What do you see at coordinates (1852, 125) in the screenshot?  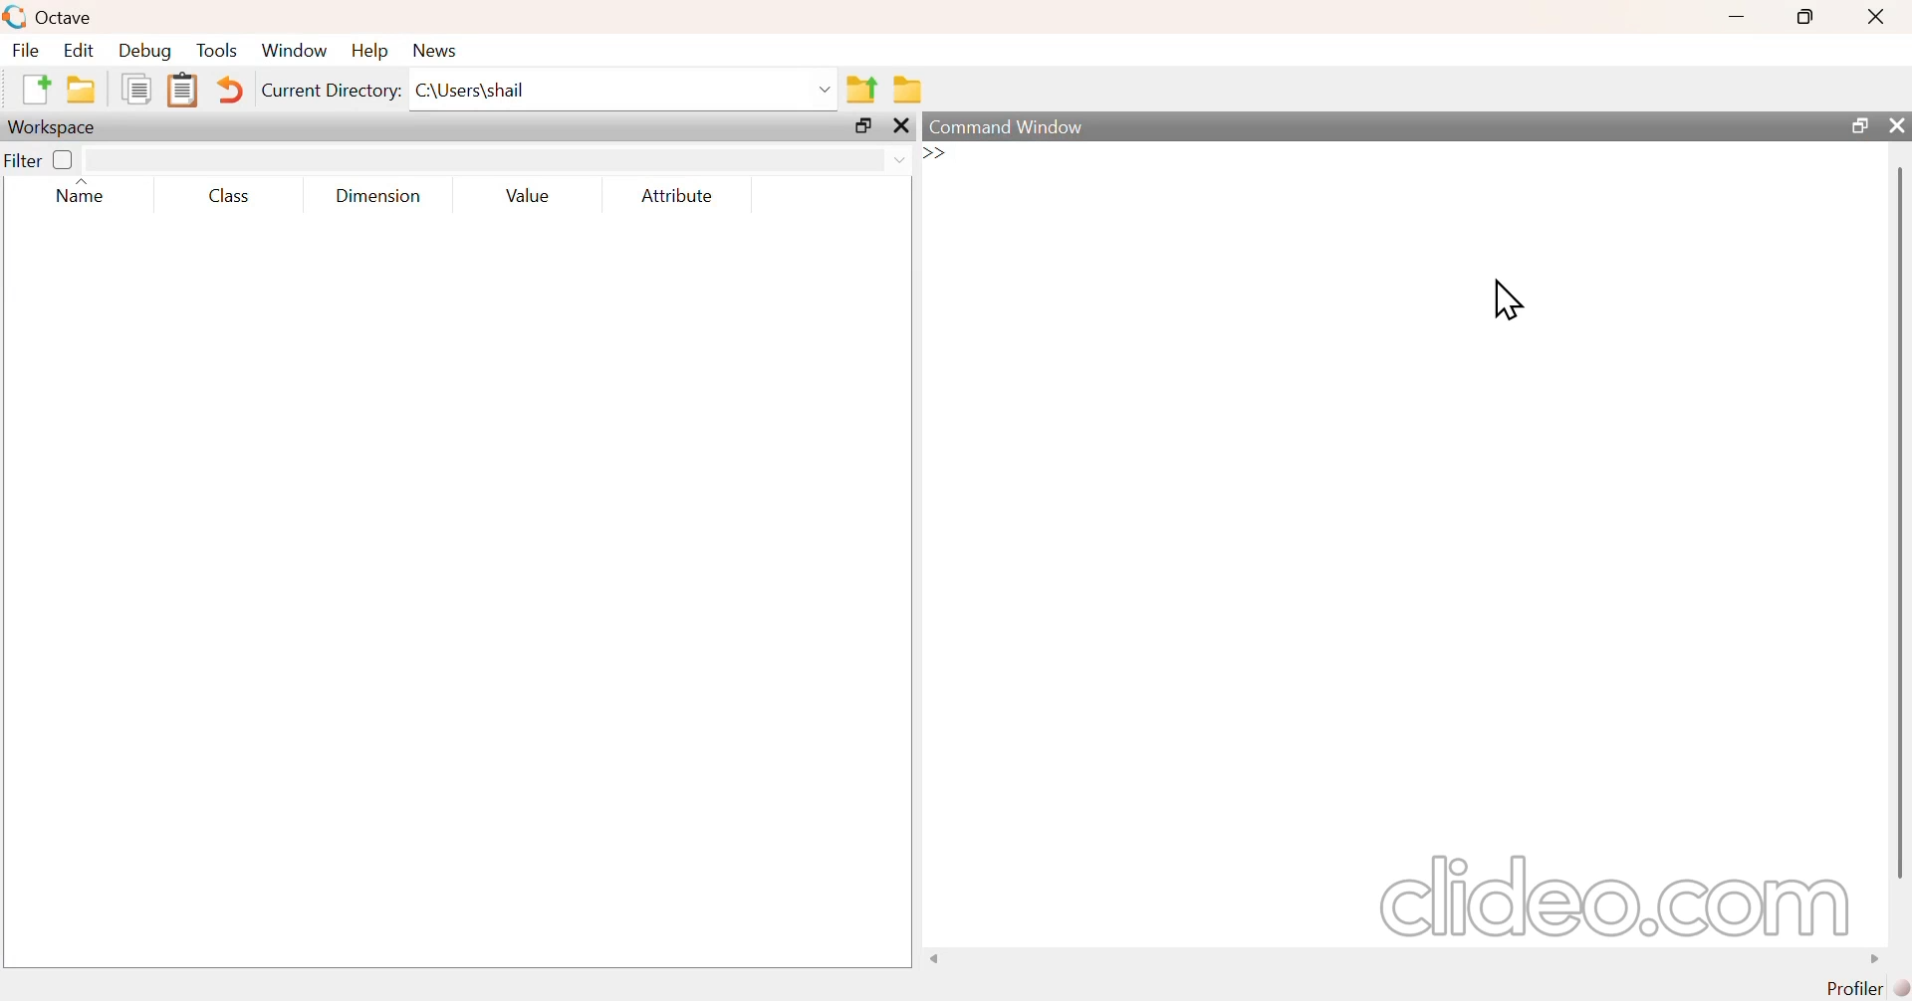 I see `maximize` at bounding box center [1852, 125].